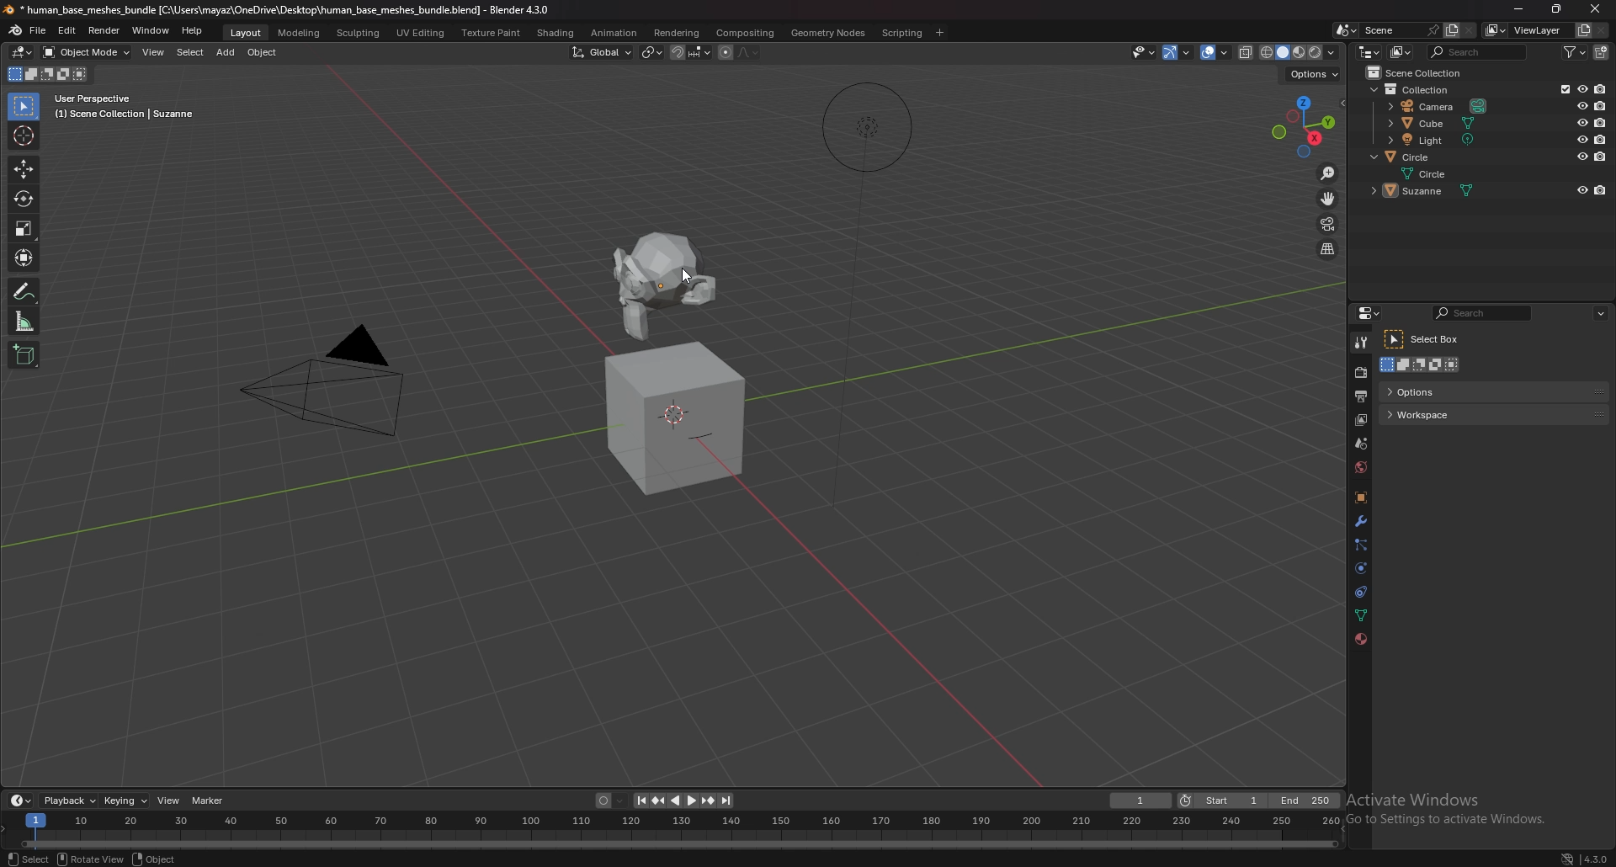  What do you see at coordinates (26, 291) in the screenshot?
I see `annotate` at bounding box center [26, 291].